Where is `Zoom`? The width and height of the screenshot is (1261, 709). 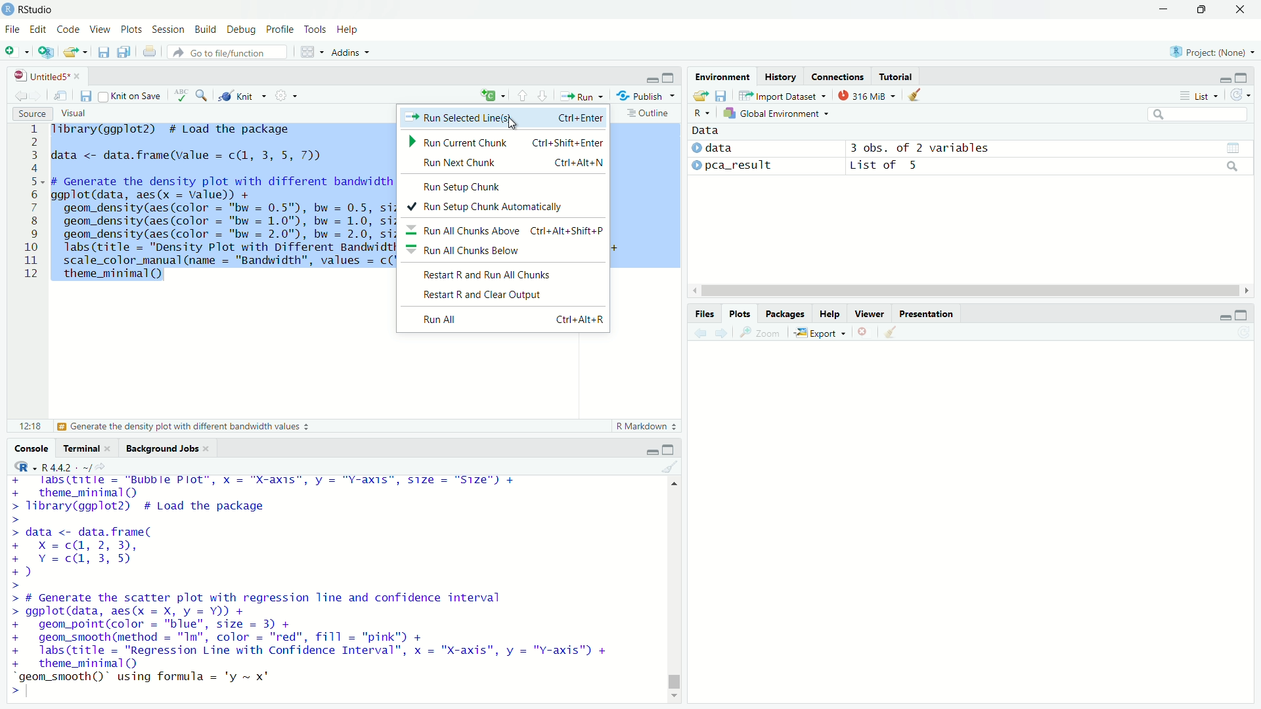
Zoom is located at coordinates (761, 332).